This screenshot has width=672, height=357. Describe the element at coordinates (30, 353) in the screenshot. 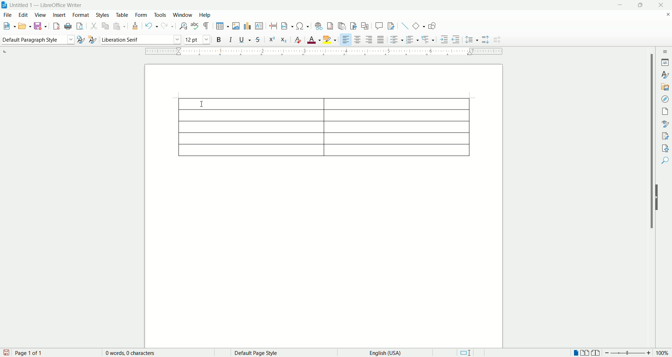

I see `page count` at that location.